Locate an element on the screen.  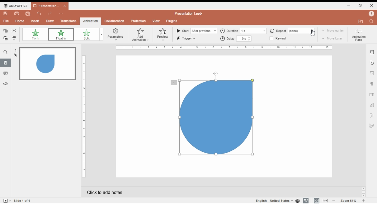
more is located at coordinates (61, 13).